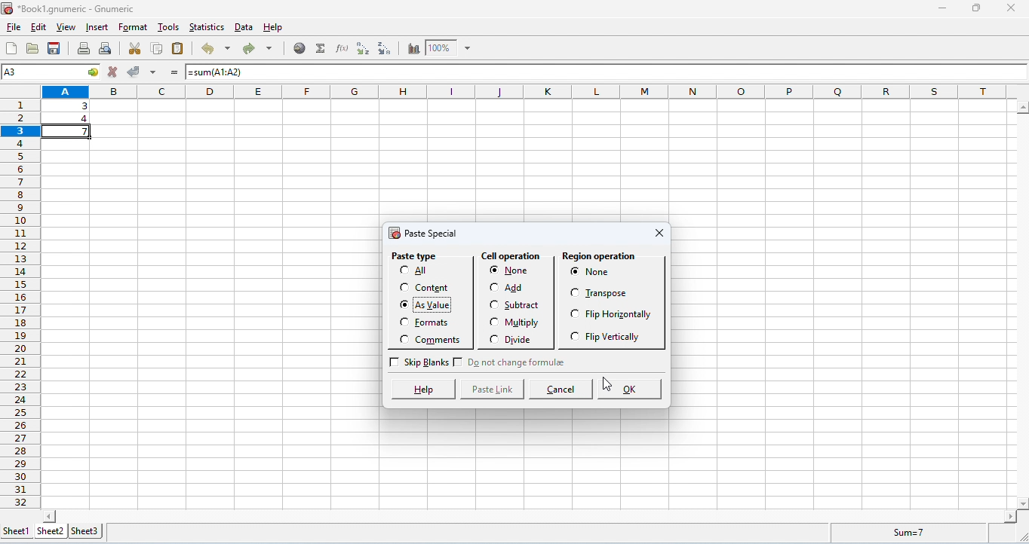 This screenshot has width=1029, height=544. I want to click on Checkbox, so click(392, 362).